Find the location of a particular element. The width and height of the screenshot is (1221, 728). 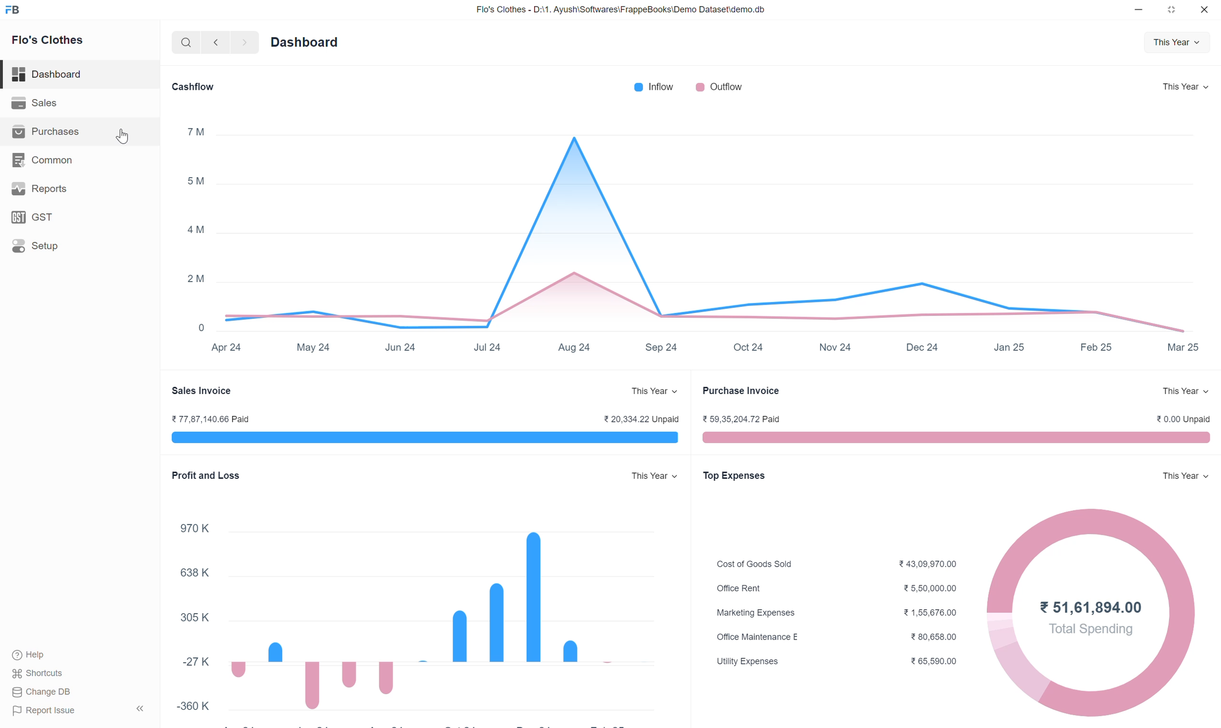

Setup  is located at coordinates (35, 246).